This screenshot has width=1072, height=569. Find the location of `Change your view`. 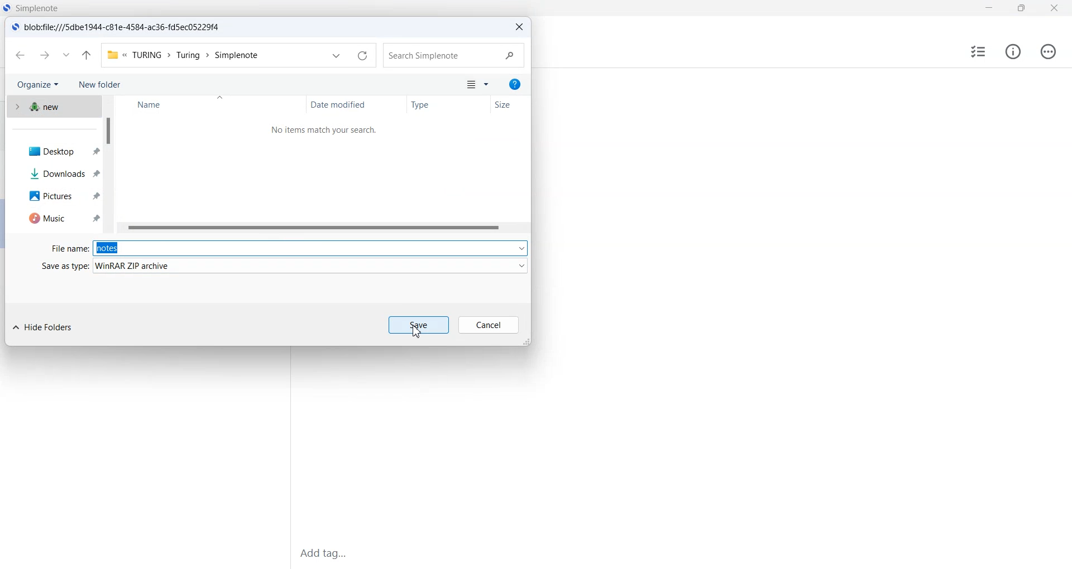

Change your view is located at coordinates (470, 86).